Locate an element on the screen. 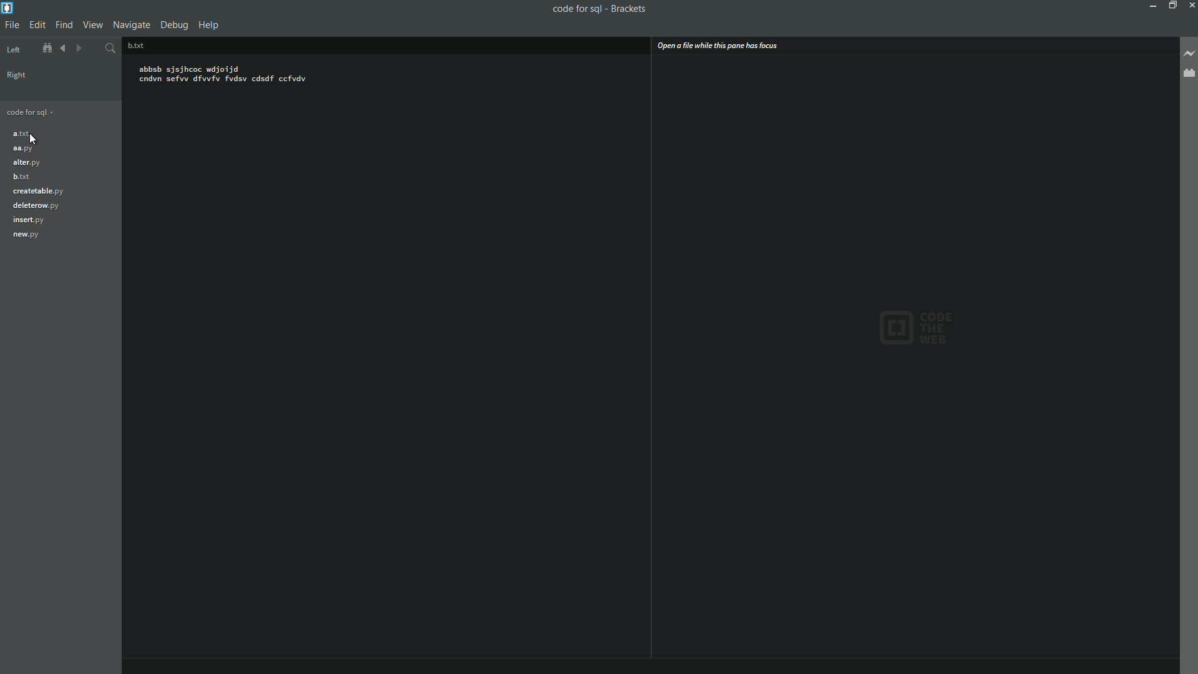 Image resolution: width=1198 pixels, height=674 pixels. Navigate menu is located at coordinates (132, 25).